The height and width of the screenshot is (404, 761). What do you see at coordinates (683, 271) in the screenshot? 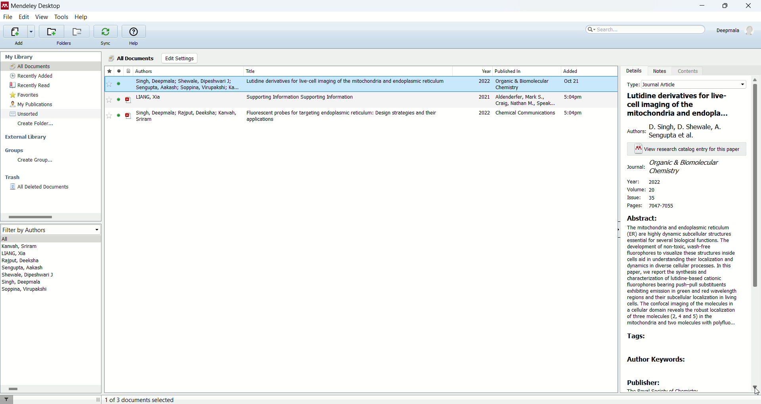
I see `Abstract:The mitochondria and endoplasmic reticulum(ER) are highly dynamic subcellular structures essential for several biological functions. The development of non-toxic, wash-free fluorophores to visualize these structures inside cells aid in understanding their localization and dynamics in diverse cellular processes. In this paper, we report the synthesis and characterization of lutidine-based cationic fluorophores bearing push-pull substituents exhibiting emission in green and red wavelength regions and their subcellular localization in living cells. The confocal imaging of the molecules in a cellular domain reveals the robust localization of three molecules (2, 4 and 5) in the mitochondria and two molecules with polyfluo` at bounding box center [683, 271].